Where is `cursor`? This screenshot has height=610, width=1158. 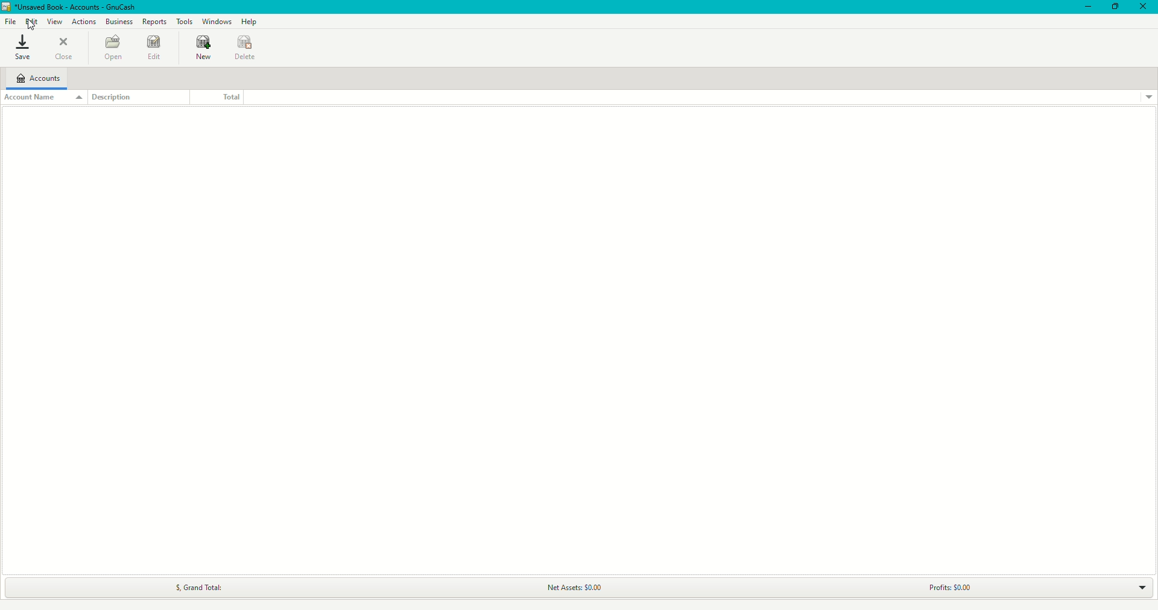
cursor is located at coordinates (33, 25).